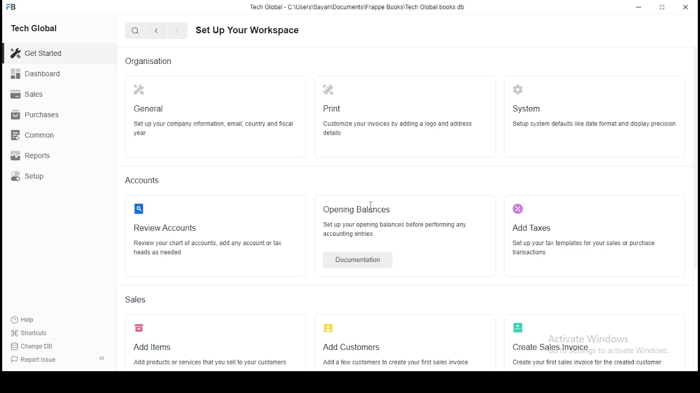 The image size is (700, 393). I want to click on Opening Balances, so click(399, 221).